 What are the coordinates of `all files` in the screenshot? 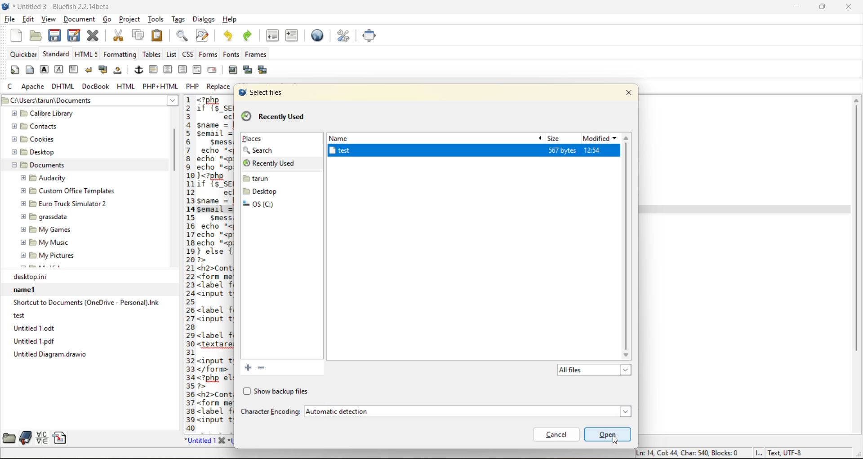 It's located at (592, 371).